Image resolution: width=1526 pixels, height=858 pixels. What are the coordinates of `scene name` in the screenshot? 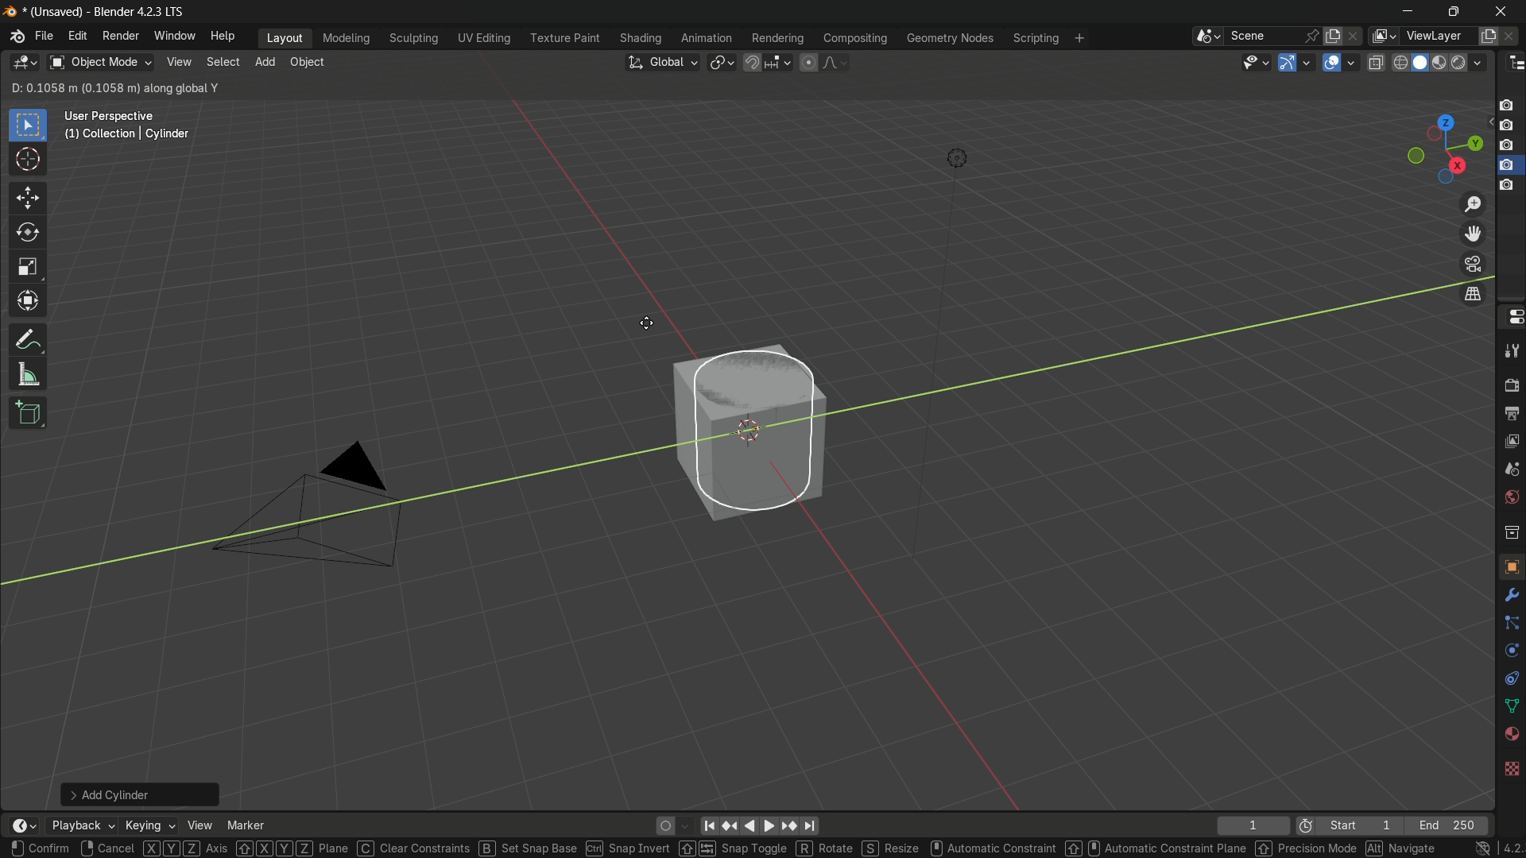 It's located at (1263, 36).